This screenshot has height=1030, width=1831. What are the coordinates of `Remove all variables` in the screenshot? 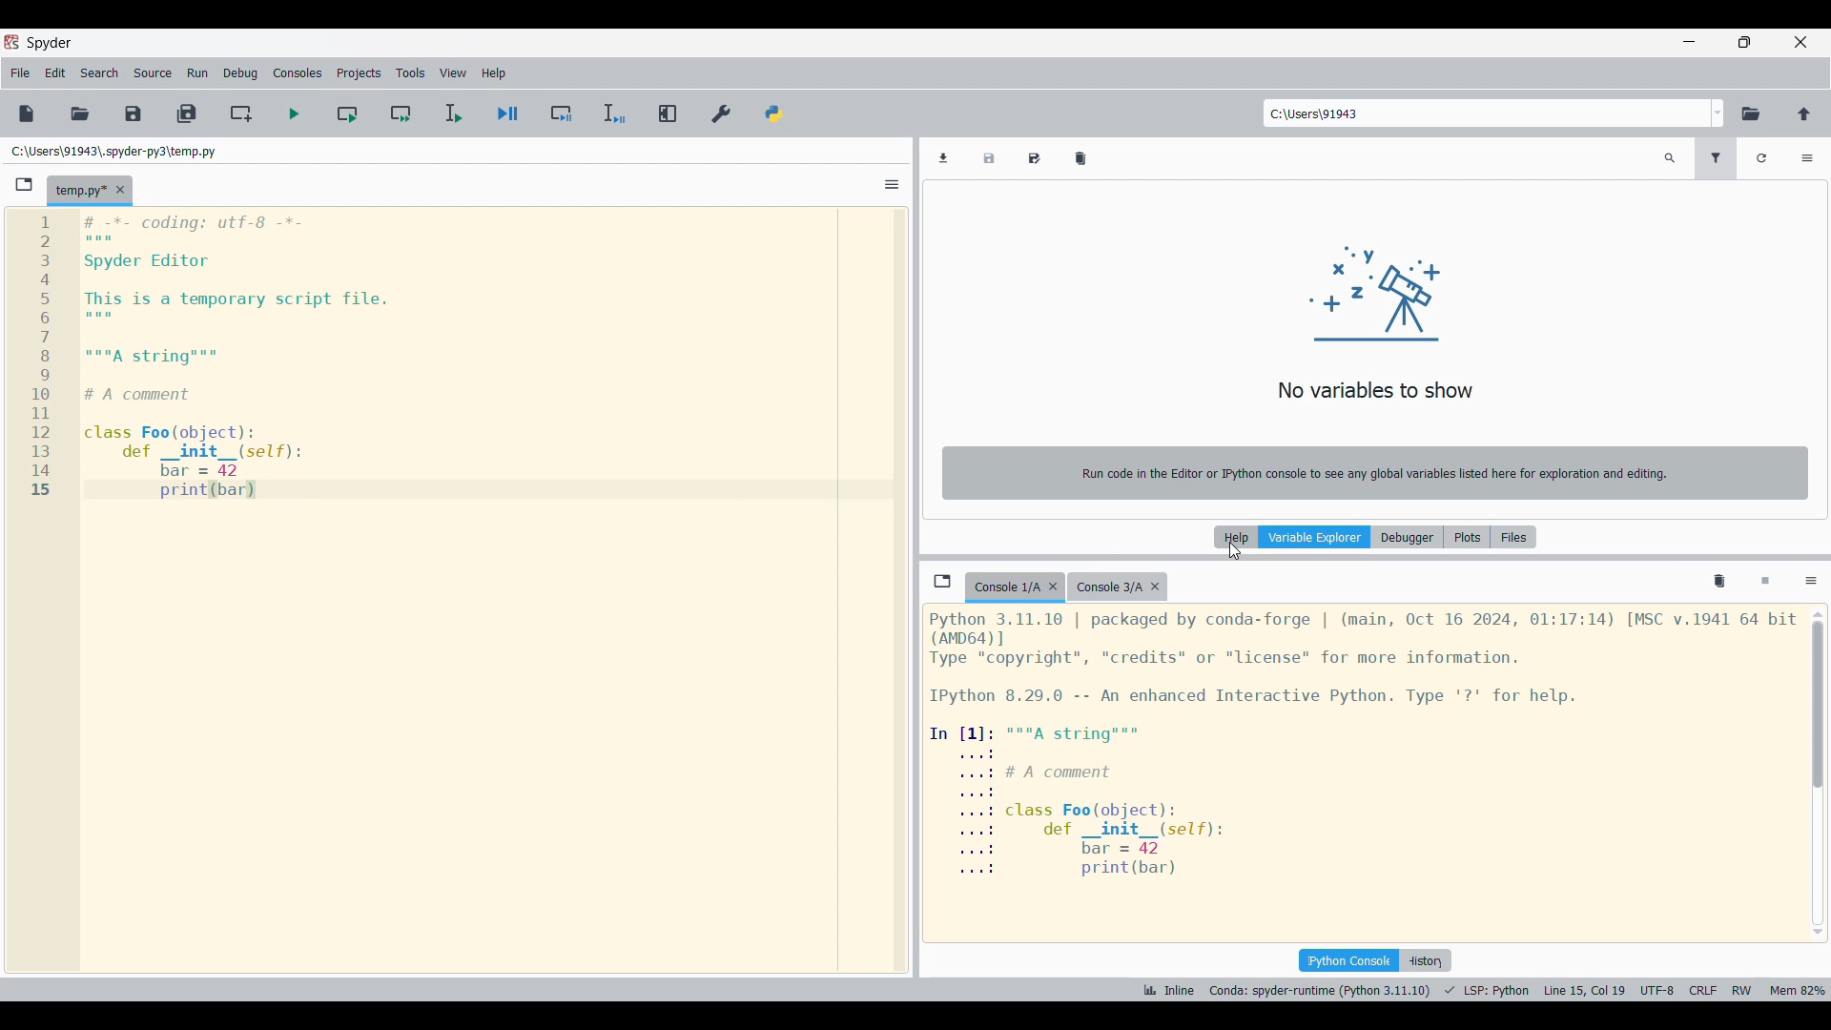 It's located at (1080, 158).